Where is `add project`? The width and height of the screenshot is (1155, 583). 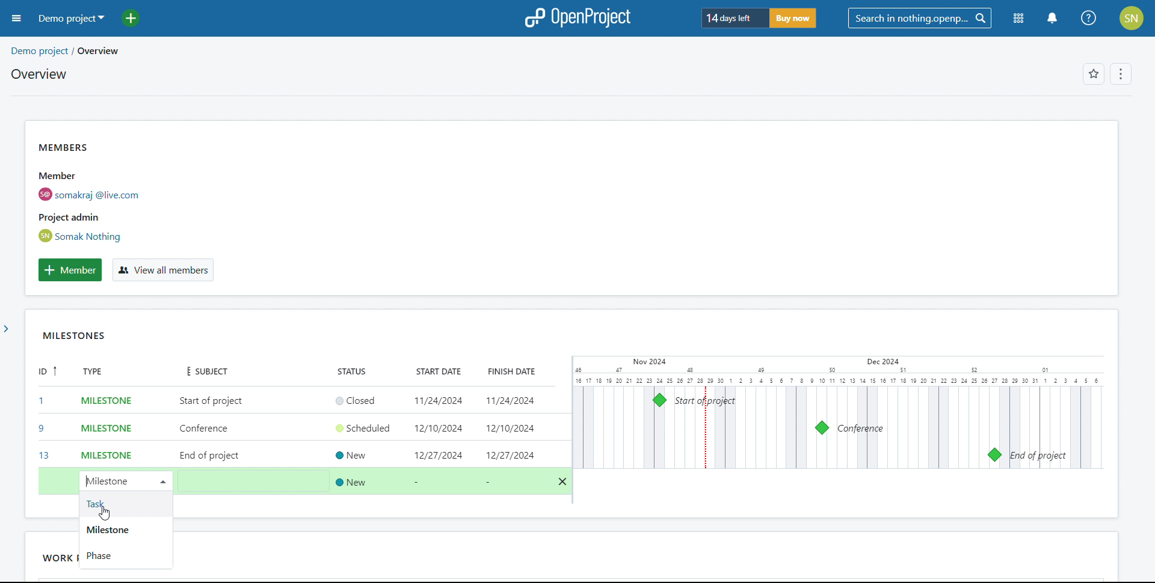
add project is located at coordinates (138, 18).